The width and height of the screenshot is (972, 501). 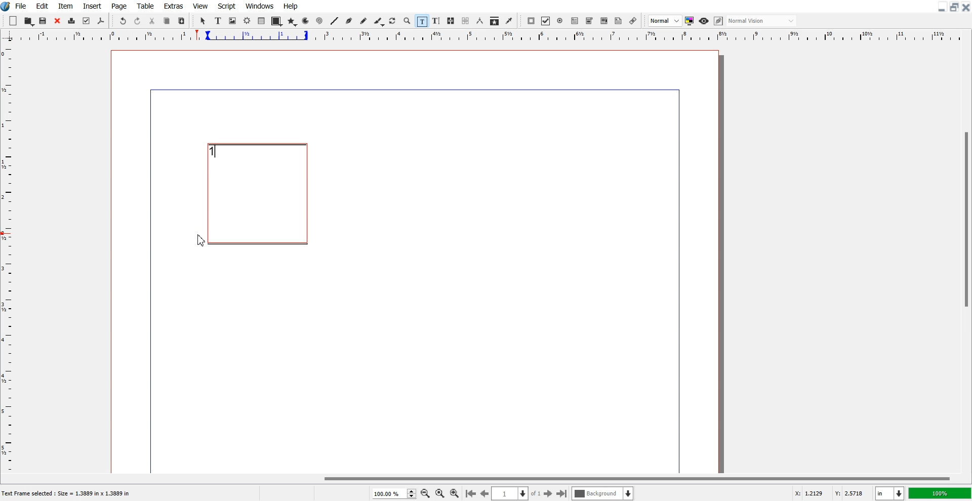 What do you see at coordinates (29, 21) in the screenshot?
I see `Open` at bounding box center [29, 21].